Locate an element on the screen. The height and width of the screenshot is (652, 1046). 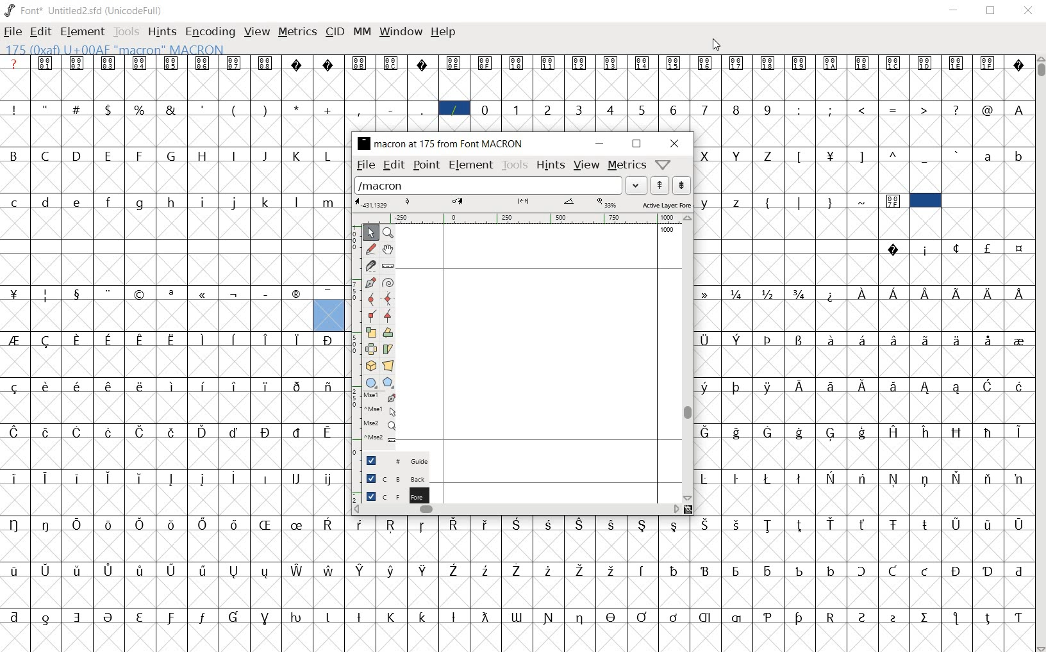
Symbol is located at coordinates (924, 570).